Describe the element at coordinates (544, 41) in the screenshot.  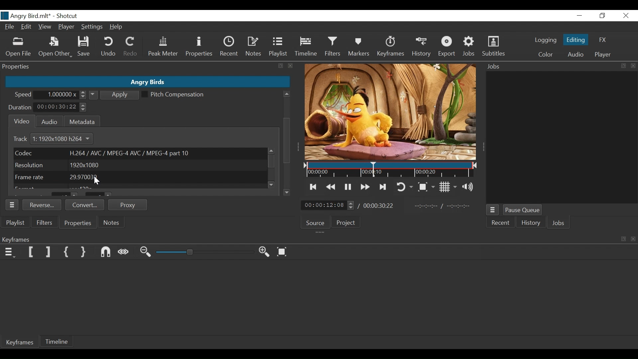
I see `logging` at that location.